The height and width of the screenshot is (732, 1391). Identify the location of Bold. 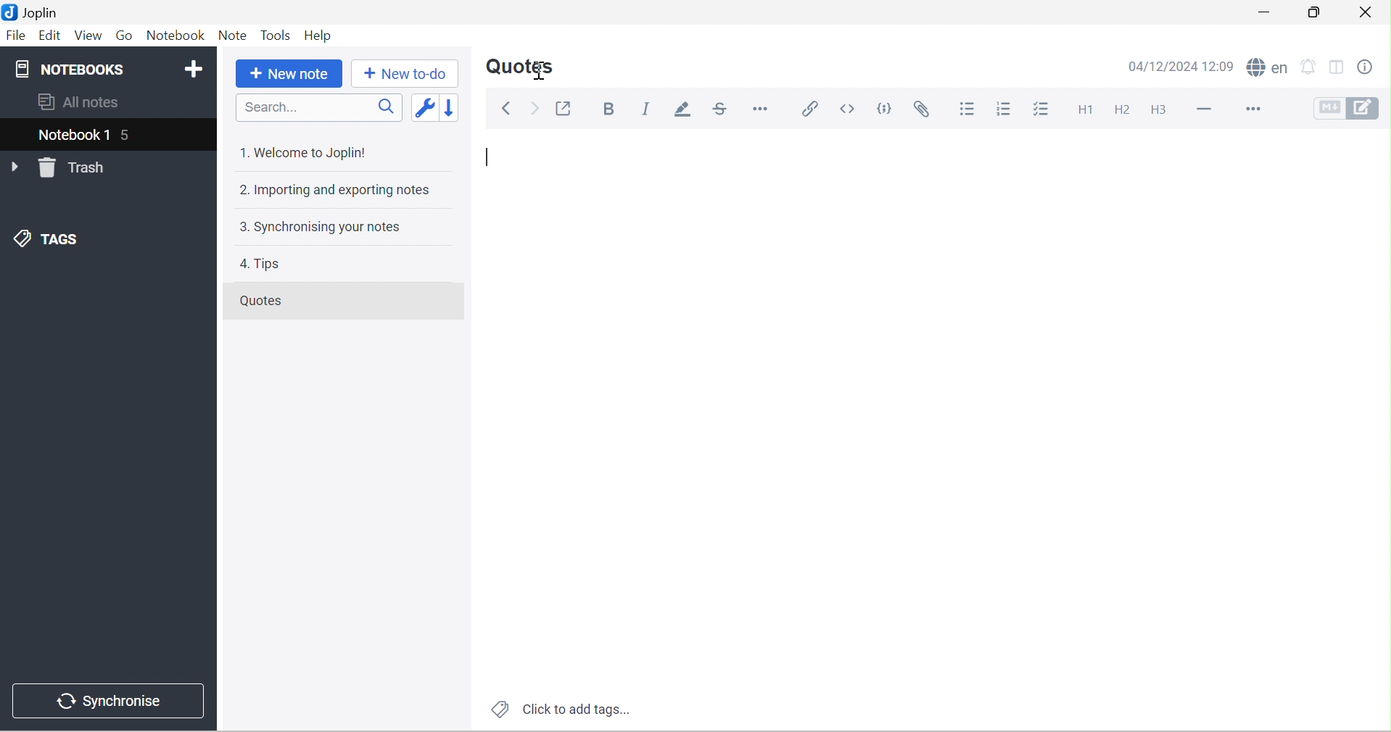
(611, 109).